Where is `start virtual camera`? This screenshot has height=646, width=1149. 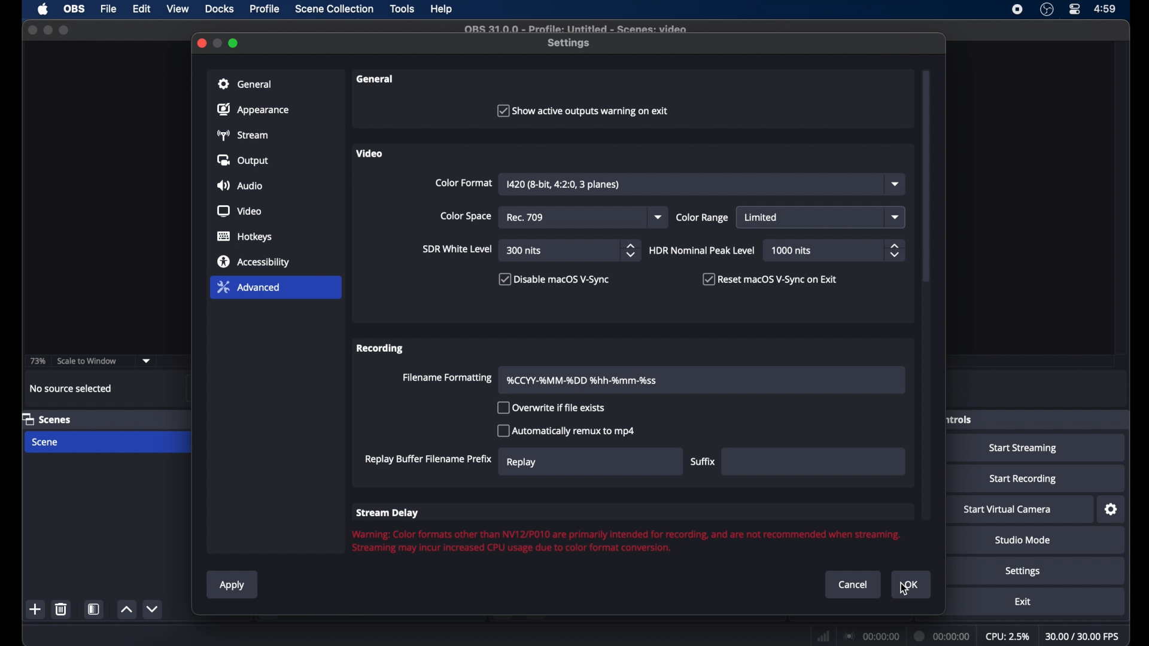
start virtual camera is located at coordinates (1008, 509).